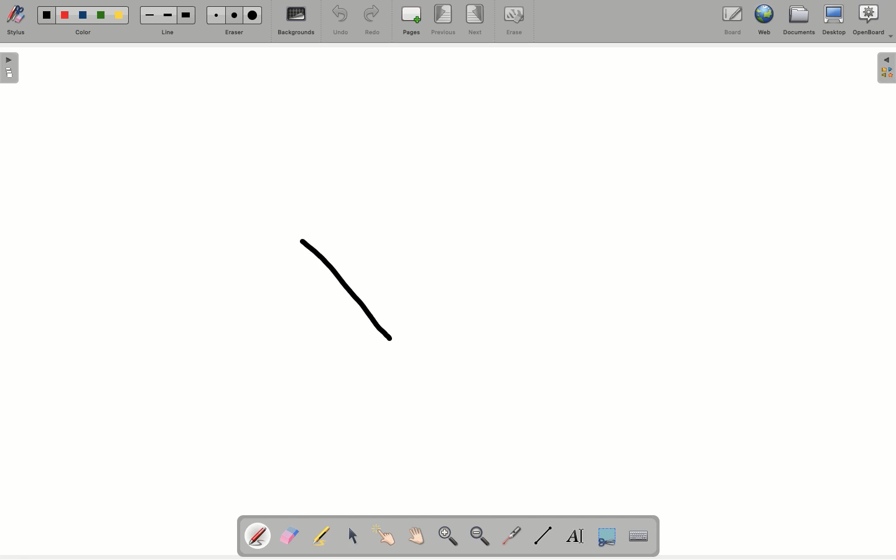 This screenshot has height=560, width=896. I want to click on Keyboard, so click(639, 536).